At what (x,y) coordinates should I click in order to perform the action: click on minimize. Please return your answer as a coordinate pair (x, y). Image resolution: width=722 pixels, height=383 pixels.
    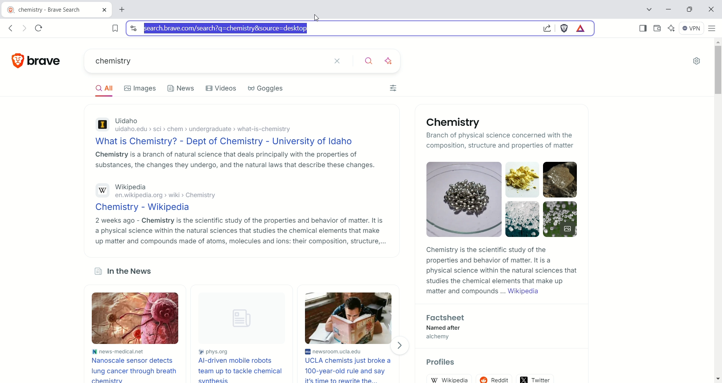
    Looking at the image, I should click on (669, 9).